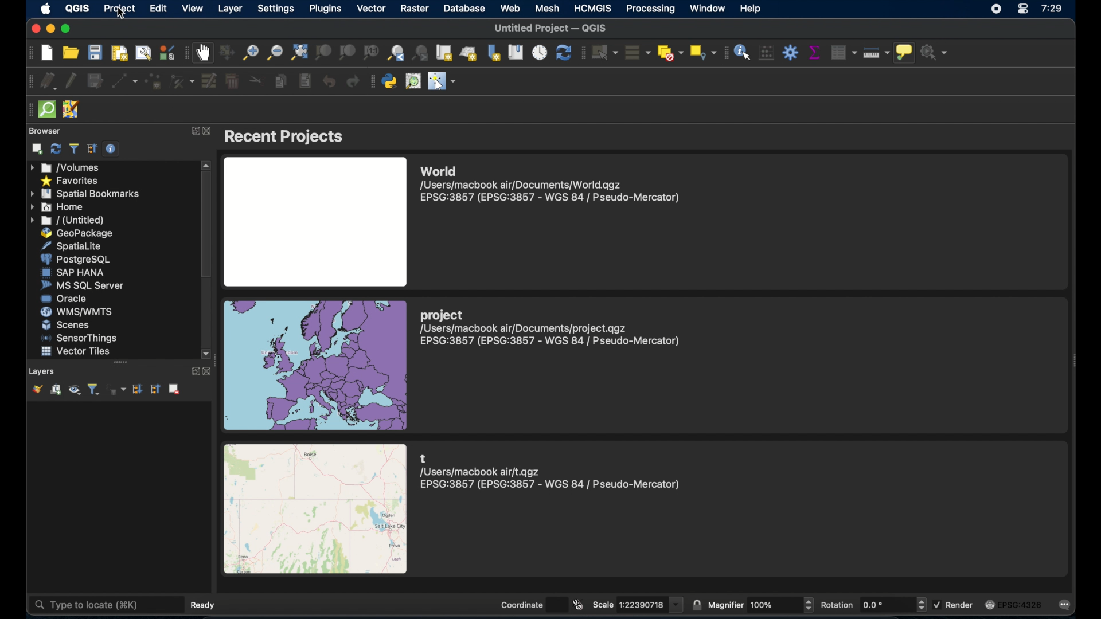 The height and width of the screenshot is (619, 1101). Describe the element at coordinates (727, 53) in the screenshot. I see `attribute toolbar` at that location.